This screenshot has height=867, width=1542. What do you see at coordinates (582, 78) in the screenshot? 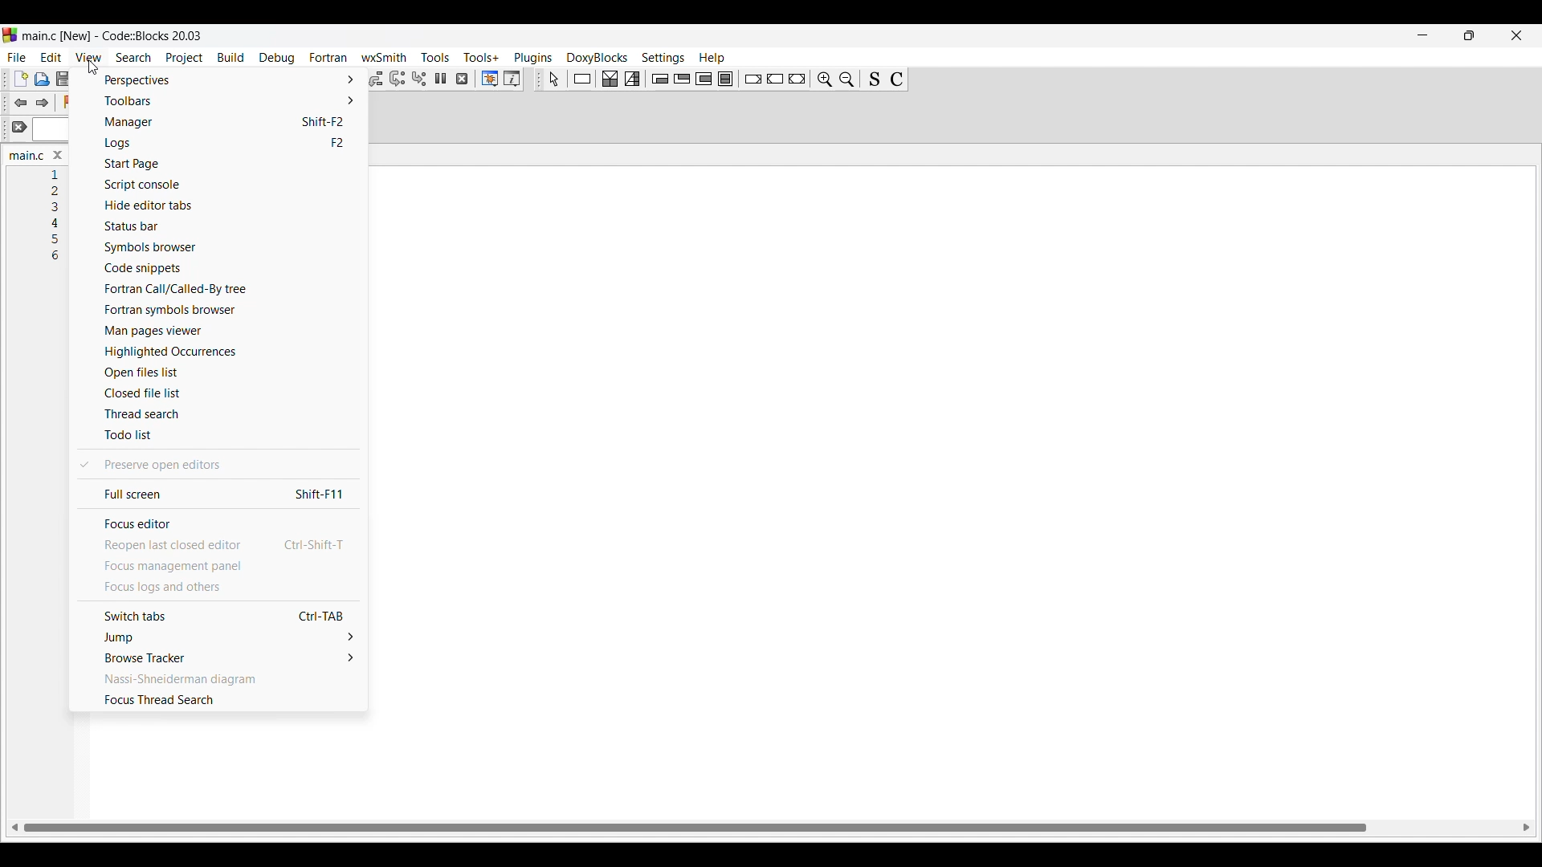
I see `Instruction` at bounding box center [582, 78].